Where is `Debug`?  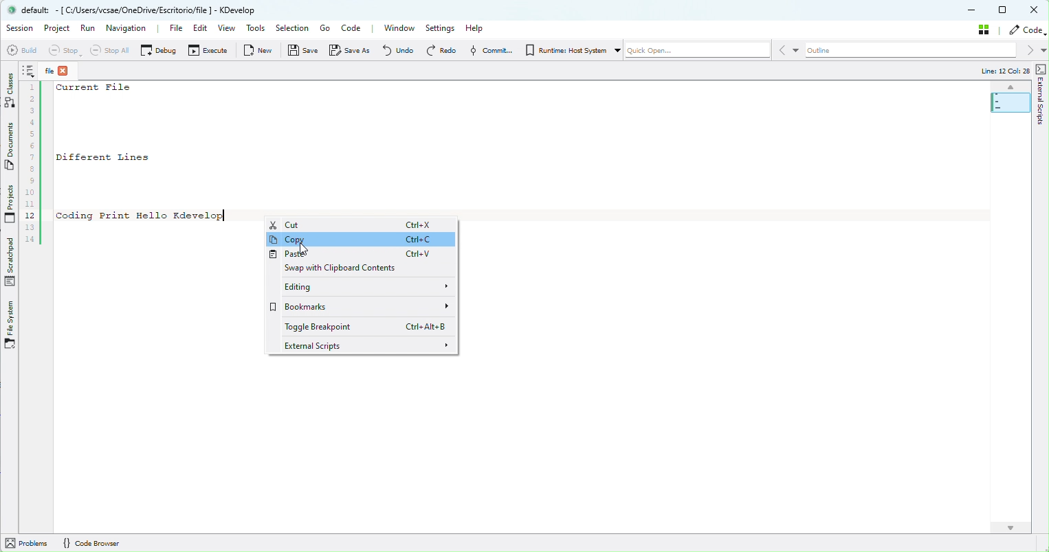 Debug is located at coordinates (159, 51).